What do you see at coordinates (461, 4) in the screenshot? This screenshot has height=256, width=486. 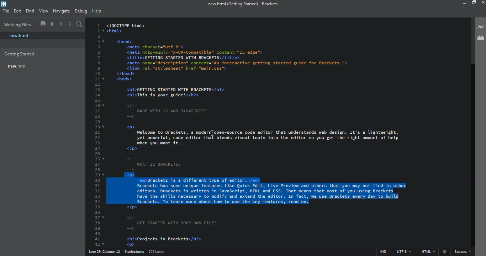 I see `minimize` at bounding box center [461, 4].